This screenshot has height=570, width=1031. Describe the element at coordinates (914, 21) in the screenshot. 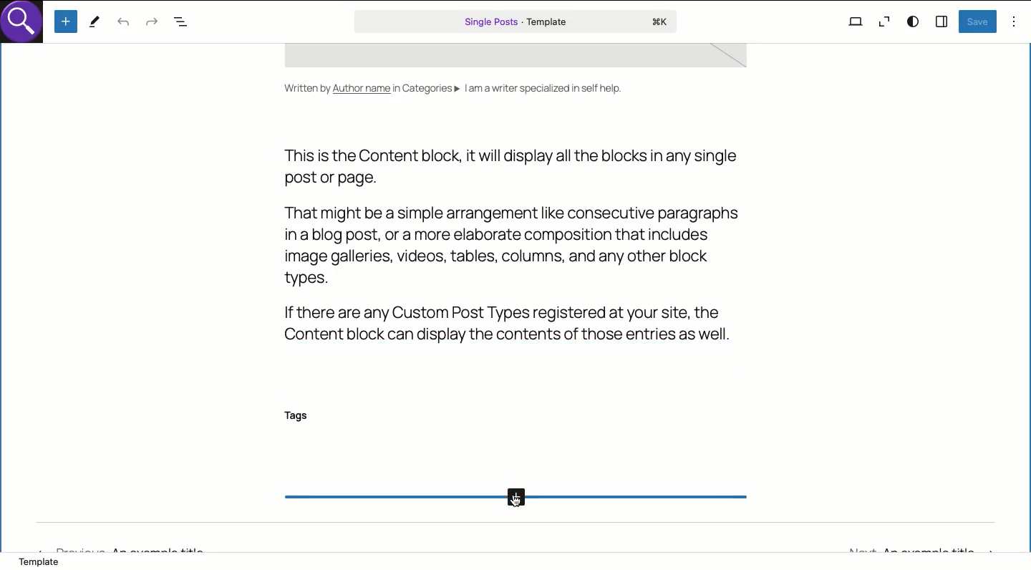

I see `Style` at that location.